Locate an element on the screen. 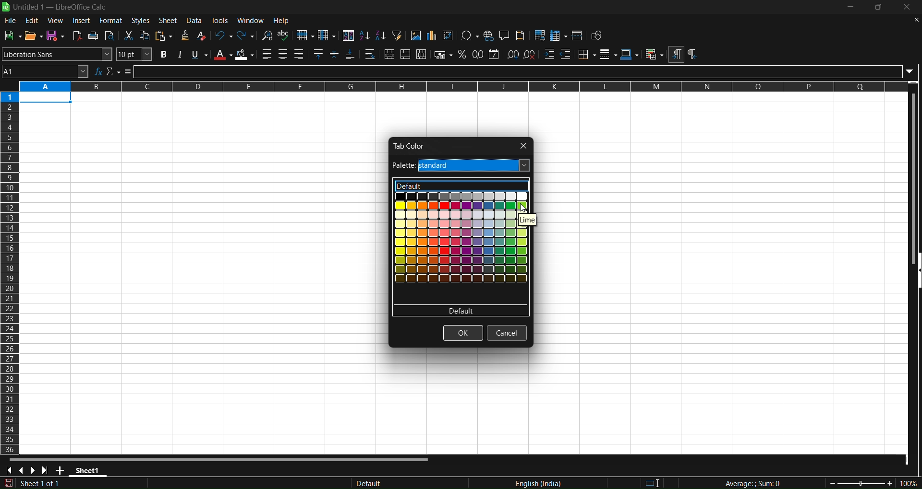 The image size is (922, 489). lime color is located at coordinates (534, 219).